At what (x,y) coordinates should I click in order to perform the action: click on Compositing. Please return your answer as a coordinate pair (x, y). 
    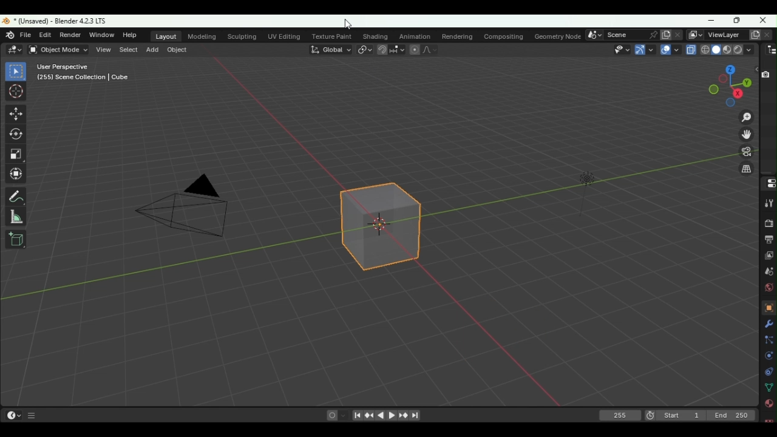
    Looking at the image, I should click on (503, 36).